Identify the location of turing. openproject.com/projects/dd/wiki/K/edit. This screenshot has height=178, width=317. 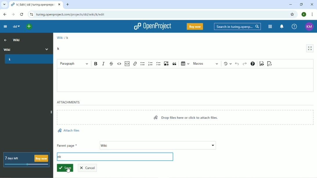
(73, 15).